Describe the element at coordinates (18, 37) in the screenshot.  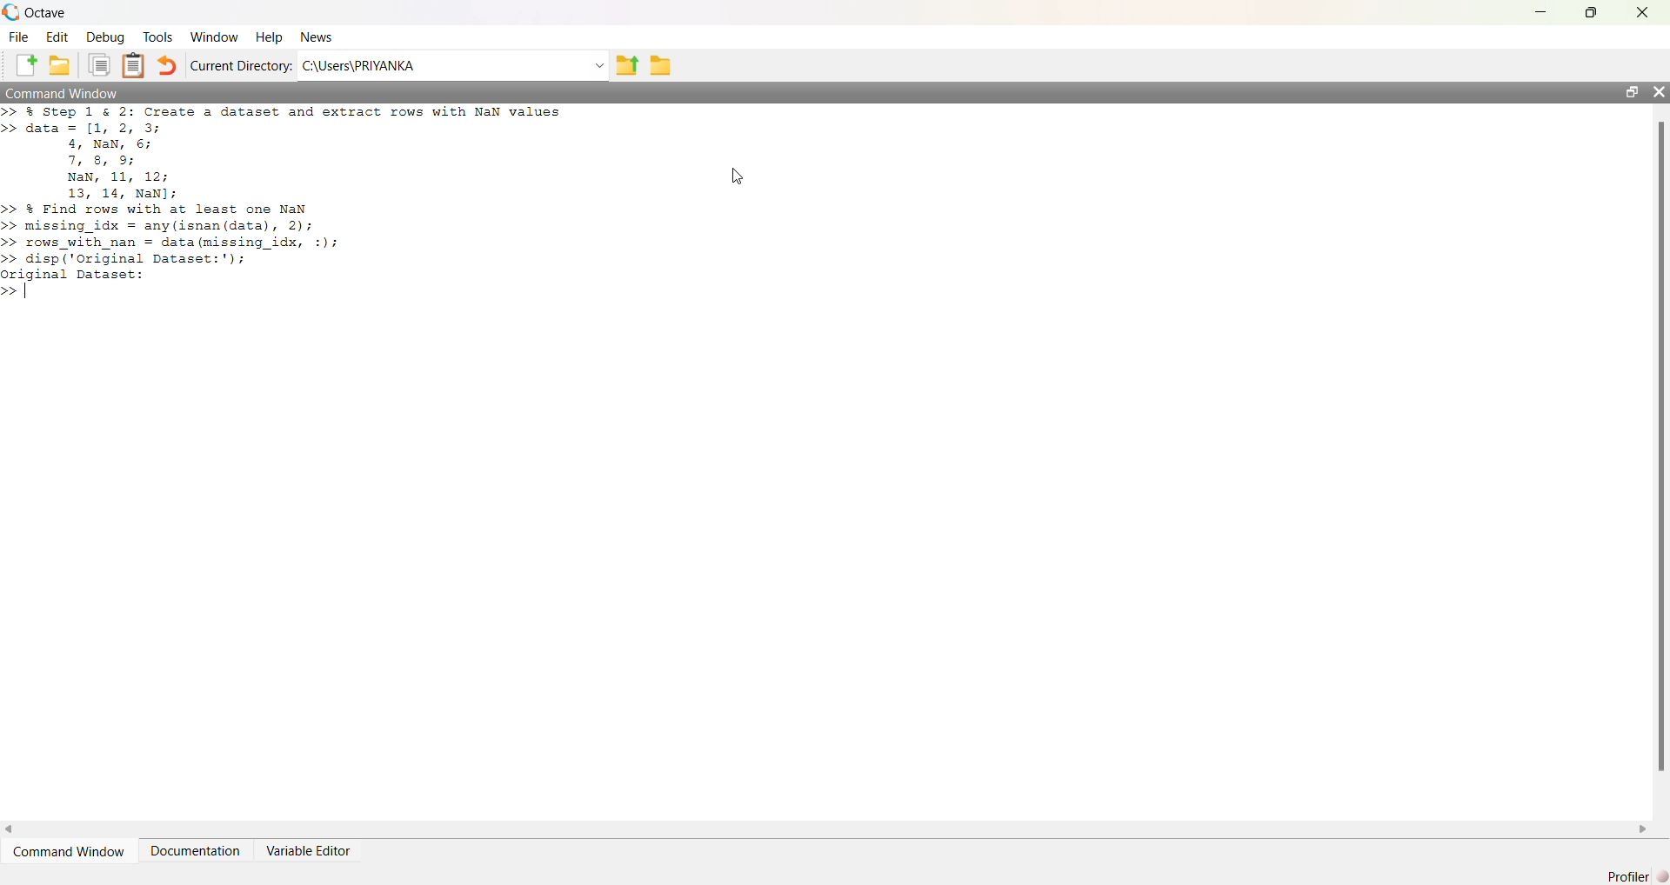
I see `File` at that location.